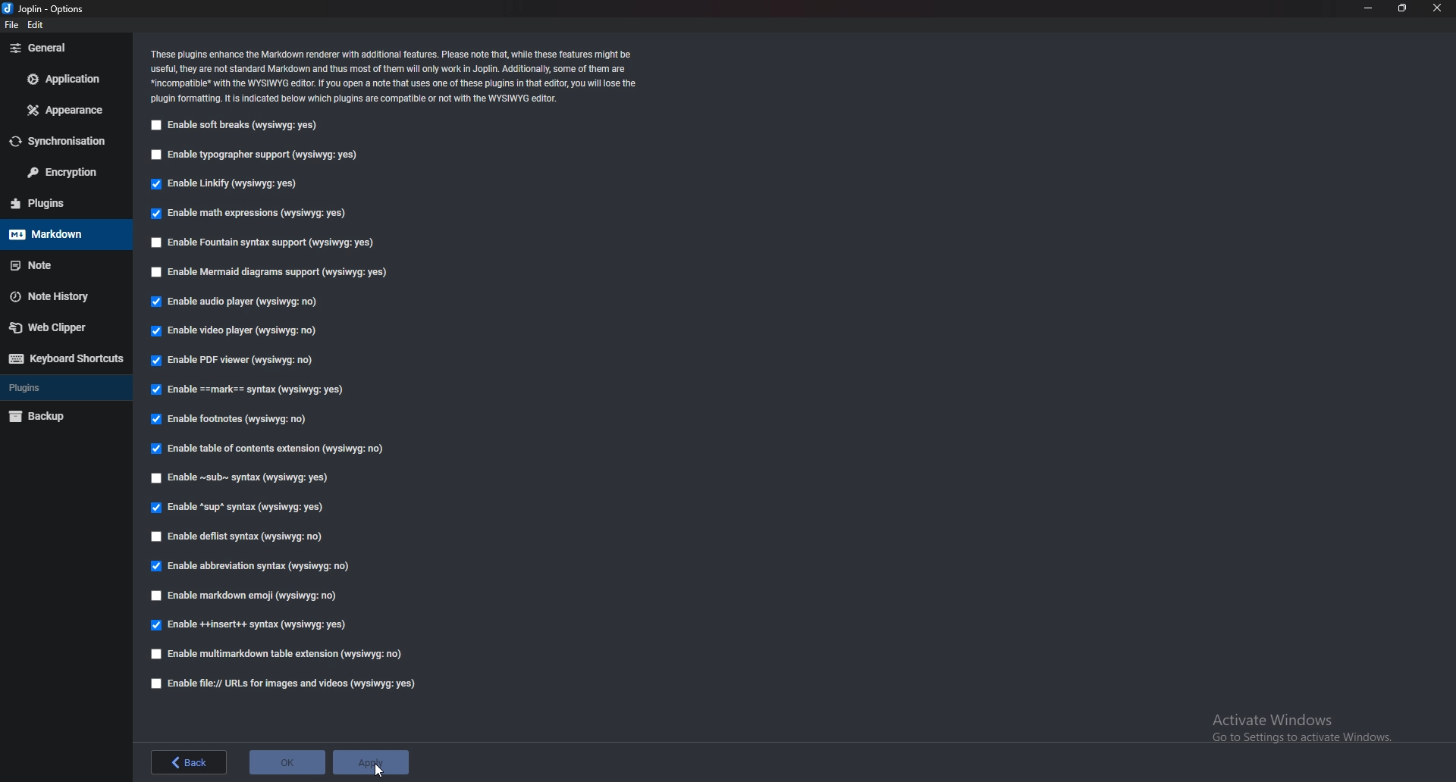 This screenshot has height=782, width=1456. What do you see at coordinates (1404, 8) in the screenshot?
I see `resize` at bounding box center [1404, 8].